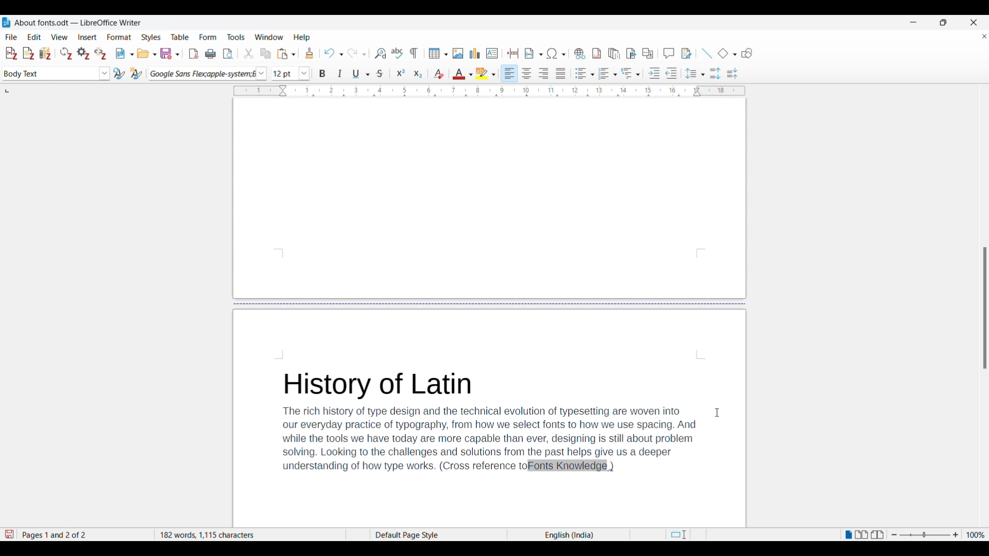  I want to click on Increase paragraph spacing, so click(715, 73).